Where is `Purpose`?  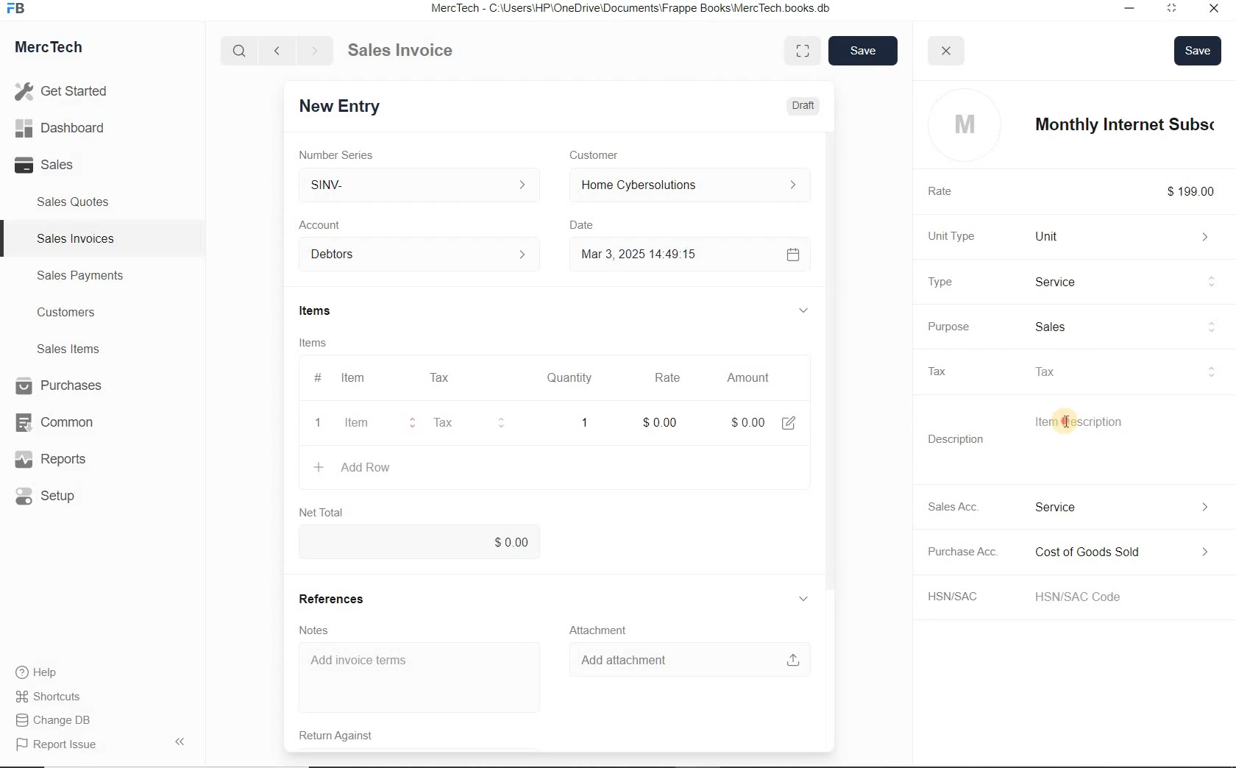
Purpose is located at coordinates (944, 327).